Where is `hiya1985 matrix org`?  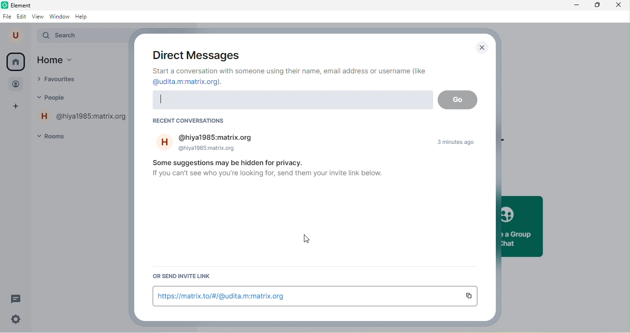 hiya1985 matrix org is located at coordinates (210, 143).